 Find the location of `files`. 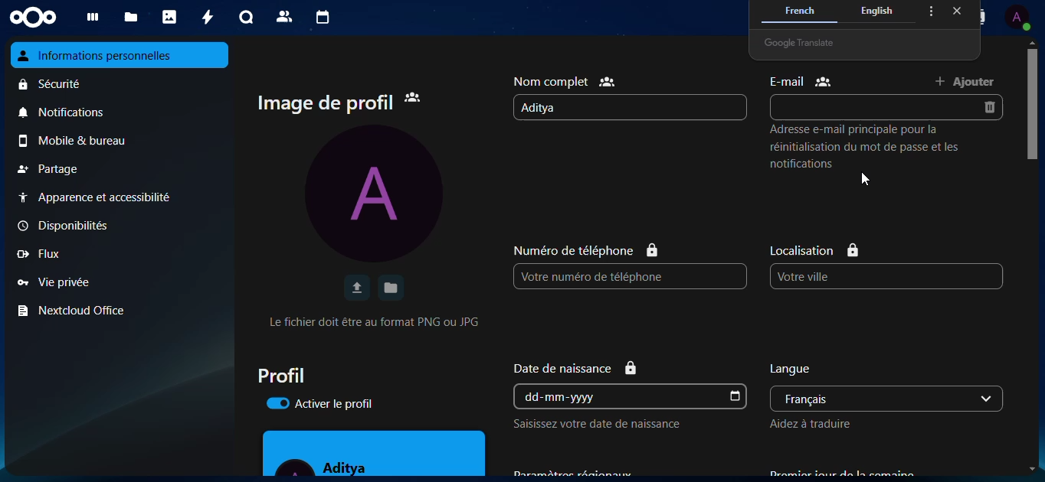

files is located at coordinates (132, 18).